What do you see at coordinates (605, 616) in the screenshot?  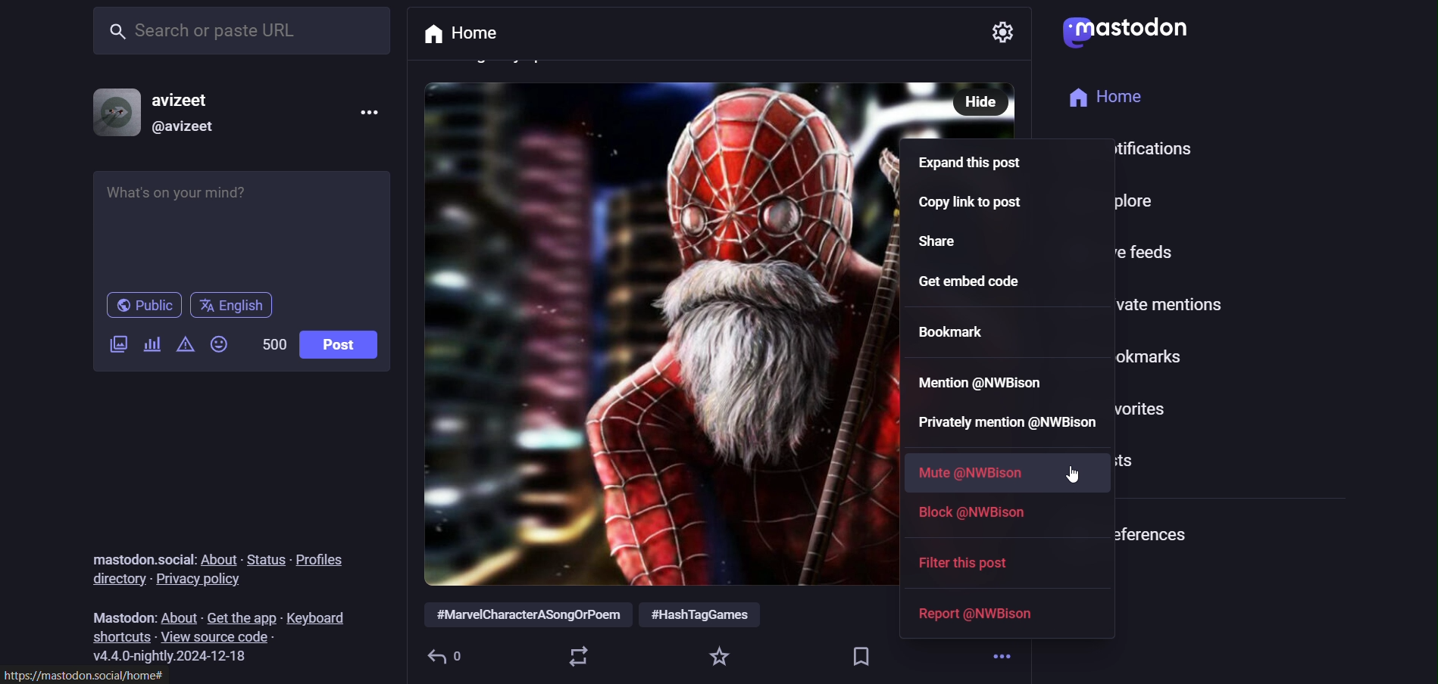 I see `hashtags` at bounding box center [605, 616].